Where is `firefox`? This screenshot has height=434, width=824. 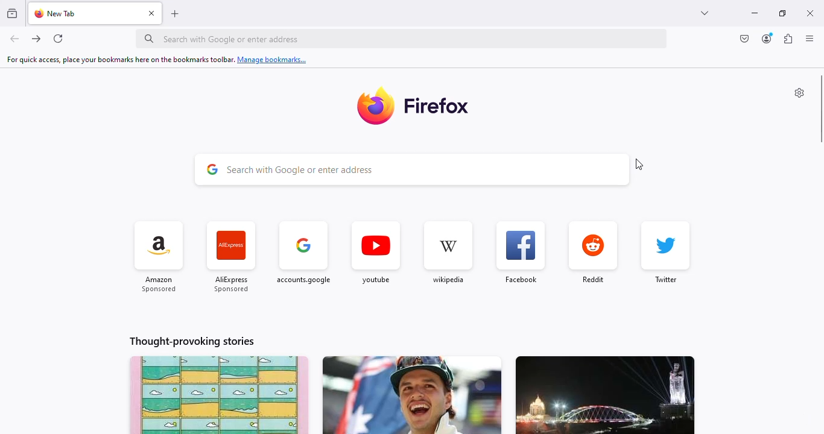 firefox is located at coordinates (437, 105).